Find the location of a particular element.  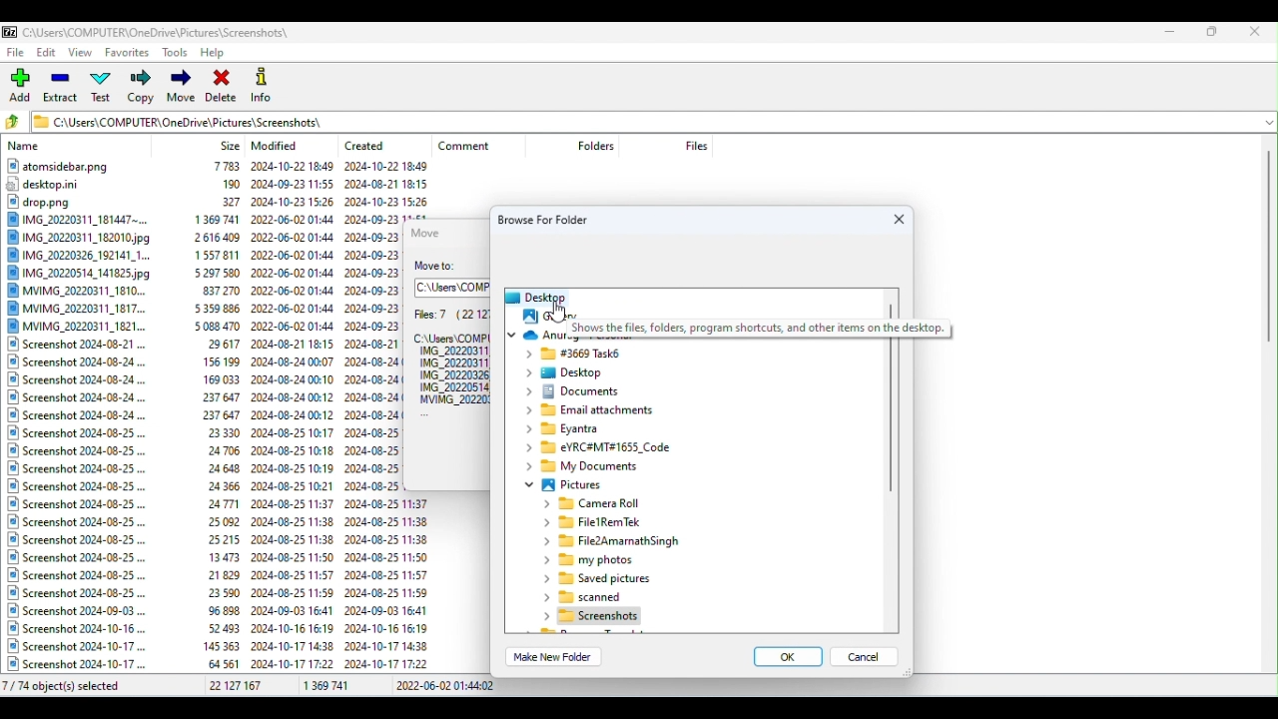

Files is located at coordinates (204, 416).